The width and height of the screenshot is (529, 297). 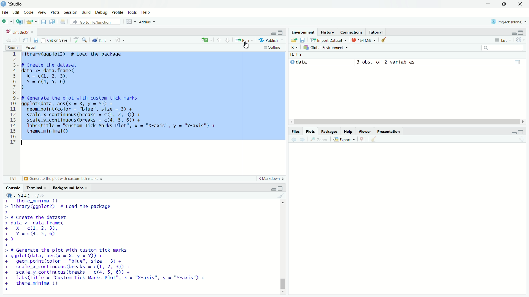 What do you see at coordinates (376, 32) in the screenshot?
I see `tutorial` at bounding box center [376, 32].